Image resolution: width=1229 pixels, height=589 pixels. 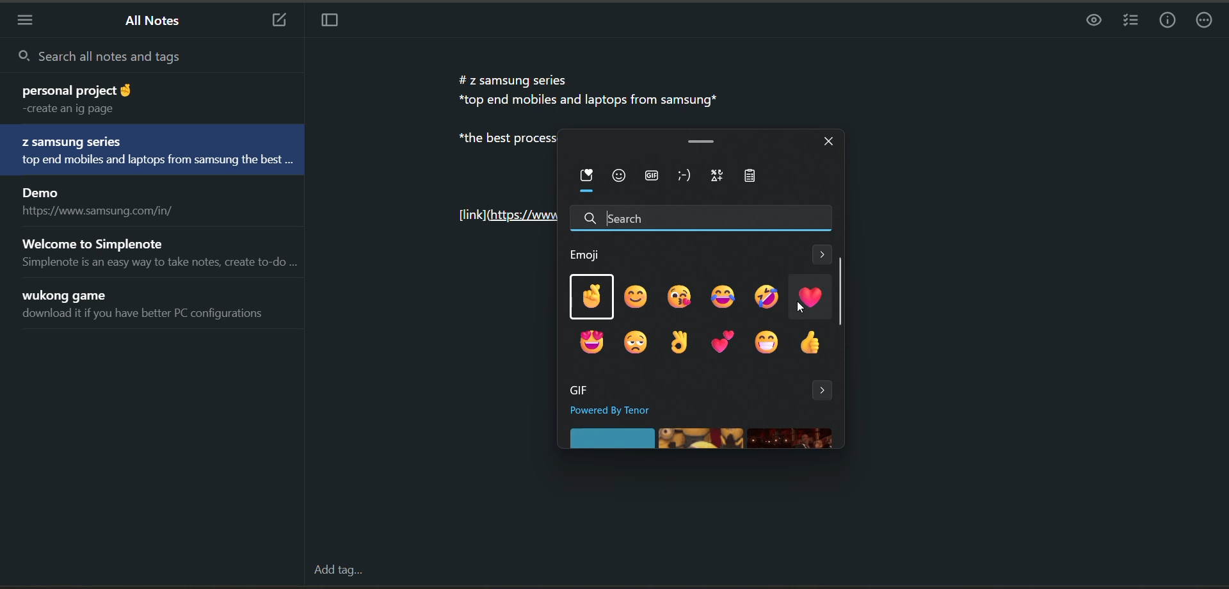 I want to click on toggle focus mode, so click(x=336, y=22).